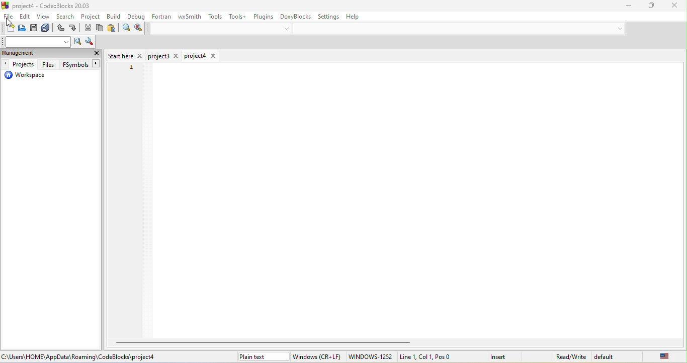 The height and width of the screenshot is (363, 687). I want to click on insert, so click(504, 356).